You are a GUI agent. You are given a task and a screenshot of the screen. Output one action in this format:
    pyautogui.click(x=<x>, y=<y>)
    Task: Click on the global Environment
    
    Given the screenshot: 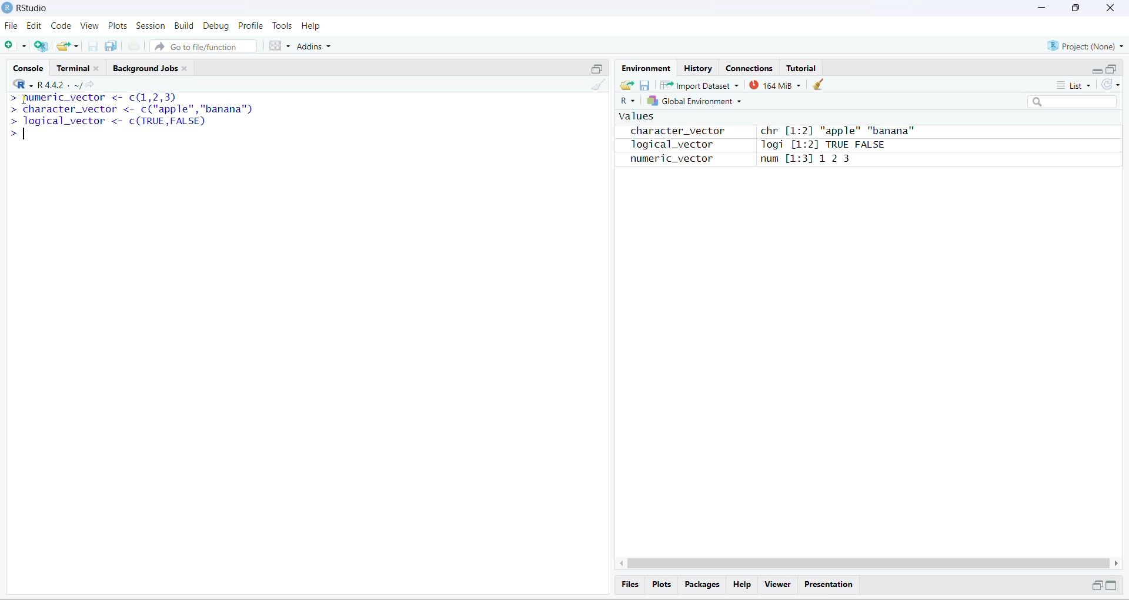 What is the action you would take?
    pyautogui.click(x=694, y=101)
    